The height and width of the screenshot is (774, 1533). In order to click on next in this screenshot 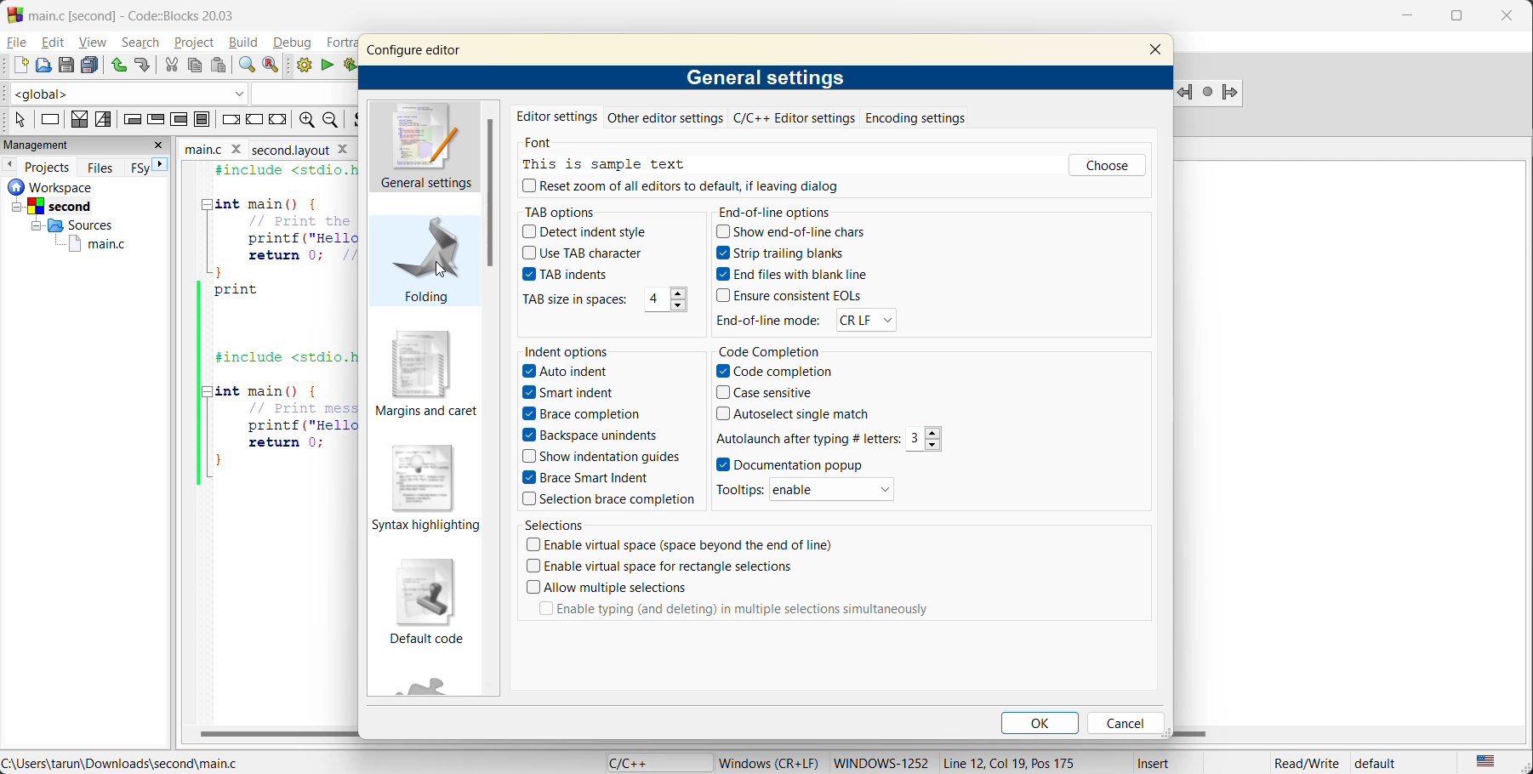, I will do `click(162, 165)`.